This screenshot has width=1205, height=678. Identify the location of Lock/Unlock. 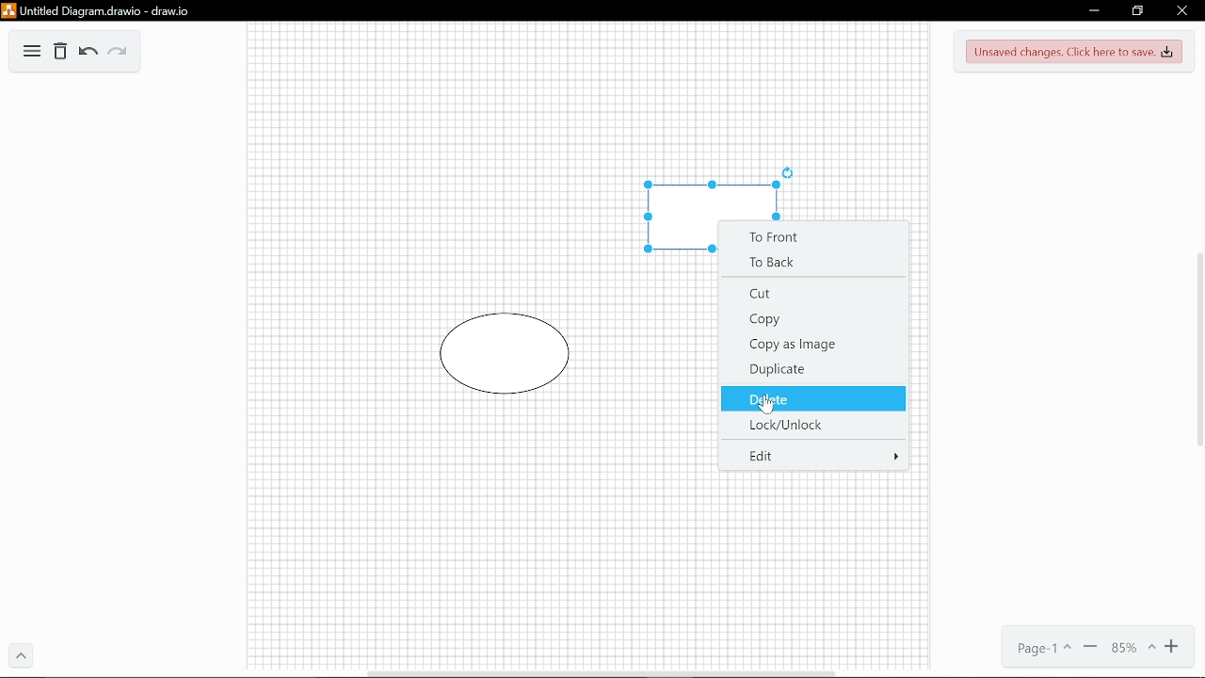
(811, 424).